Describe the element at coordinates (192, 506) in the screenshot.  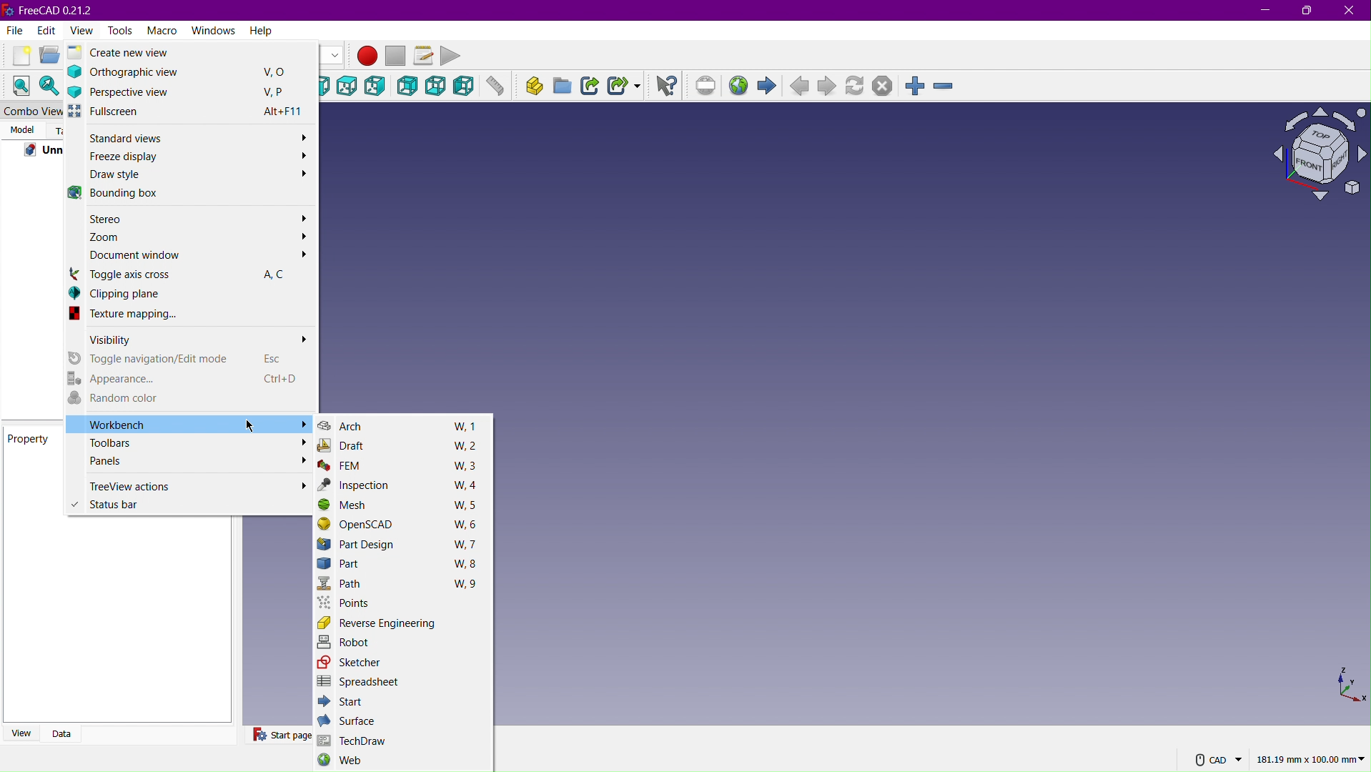
I see `Status bar` at that location.